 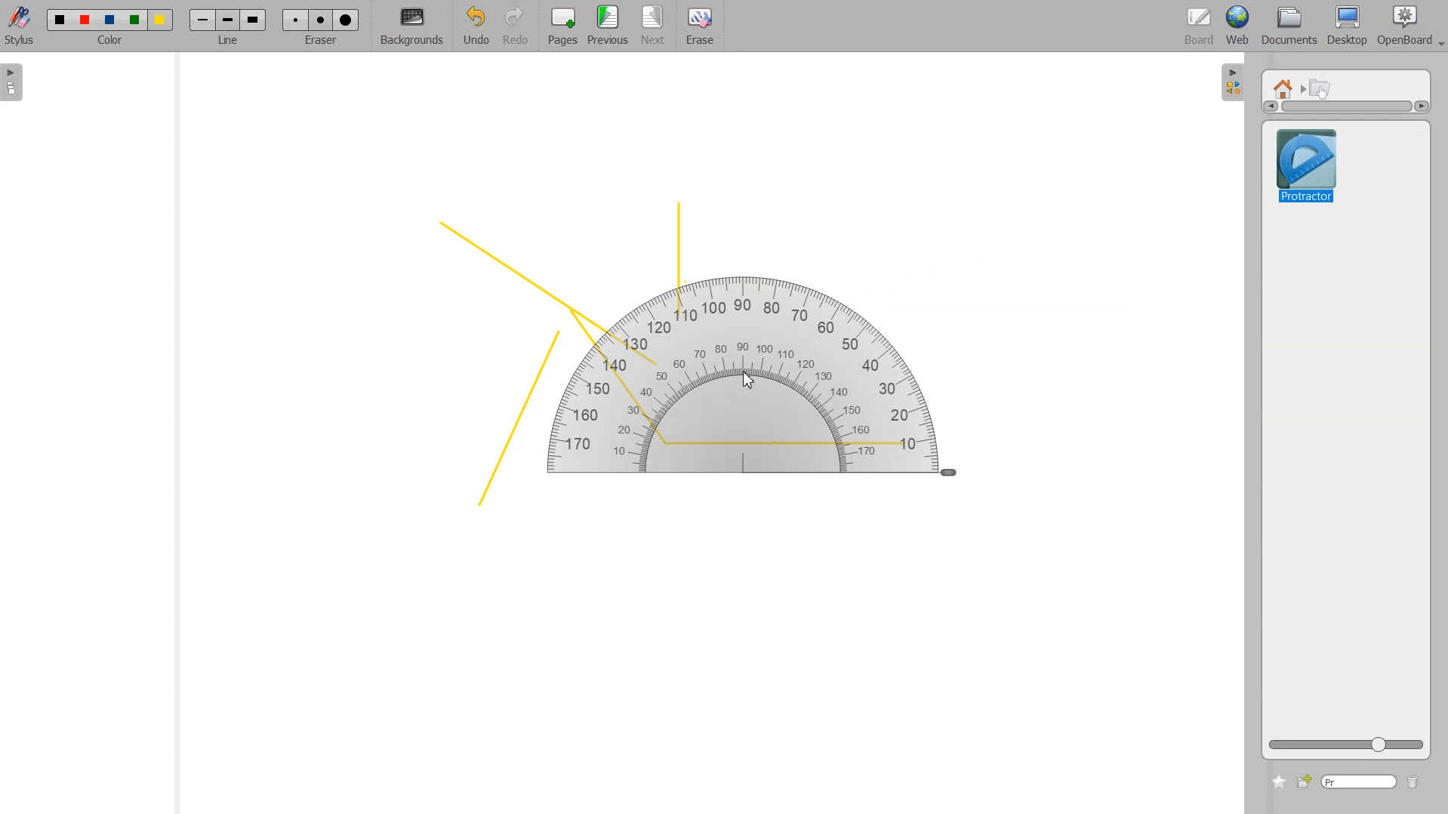 What do you see at coordinates (1278, 782) in the screenshot?
I see `Add to favorite` at bounding box center [1278, 782].